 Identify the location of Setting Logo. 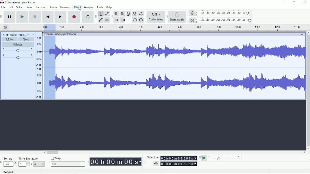
(156, 164).